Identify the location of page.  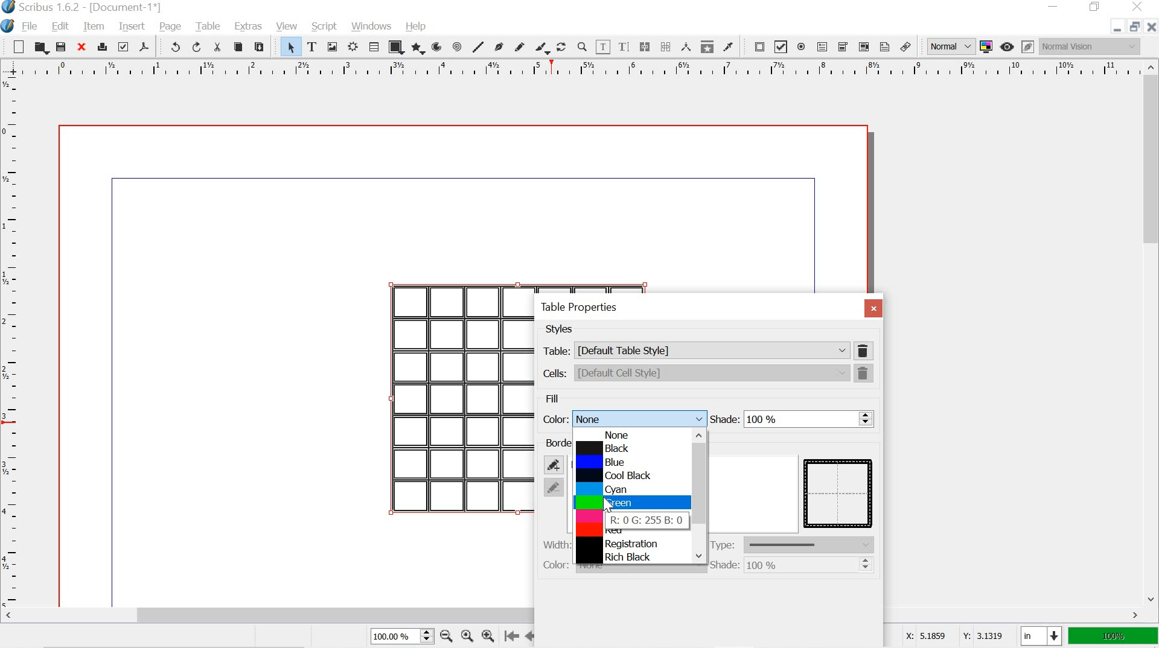
(171, 27).